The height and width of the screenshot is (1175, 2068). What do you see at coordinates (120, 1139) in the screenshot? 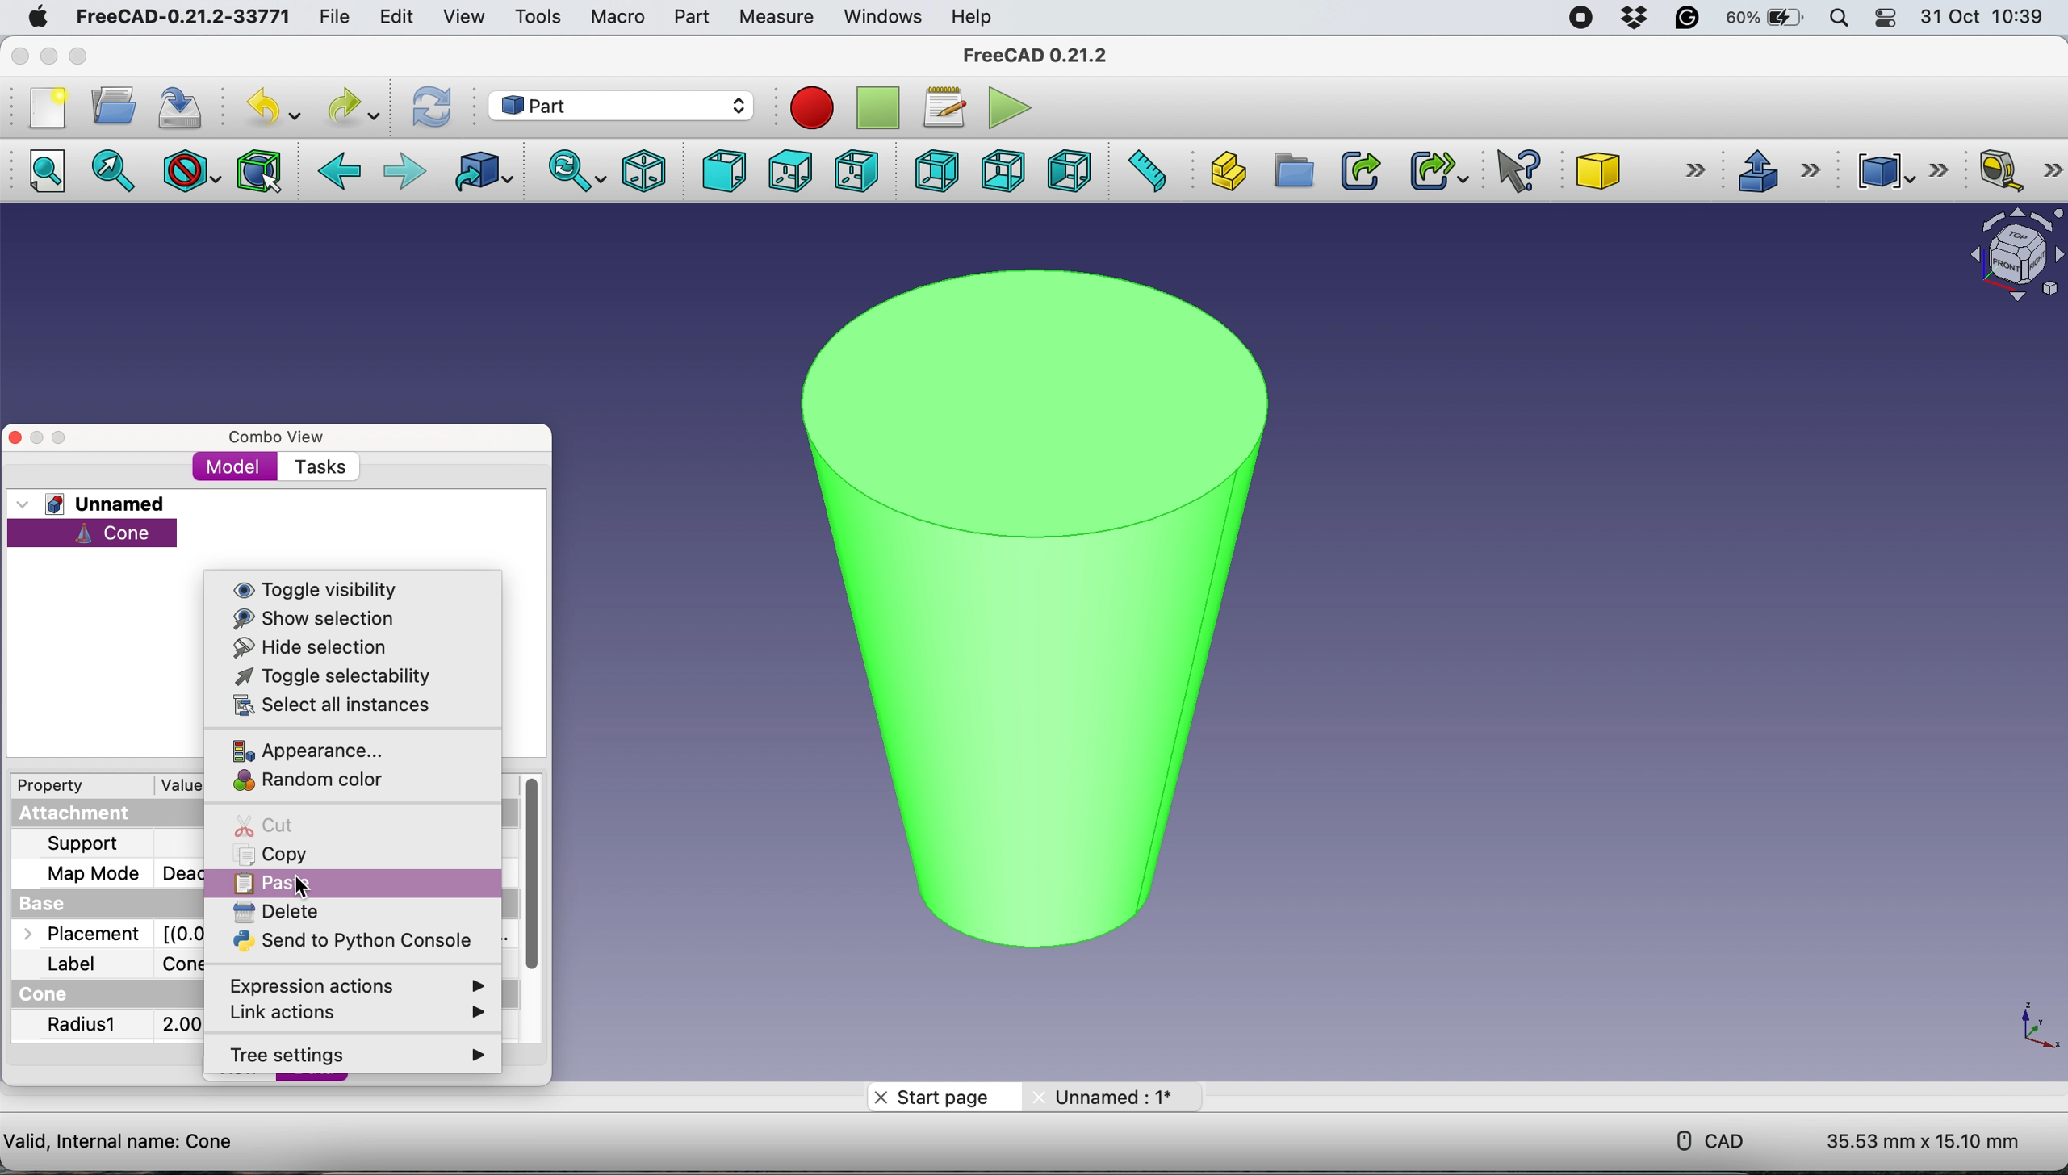
I see `valid, internal name: cone` at bounding box center [120, 1139].